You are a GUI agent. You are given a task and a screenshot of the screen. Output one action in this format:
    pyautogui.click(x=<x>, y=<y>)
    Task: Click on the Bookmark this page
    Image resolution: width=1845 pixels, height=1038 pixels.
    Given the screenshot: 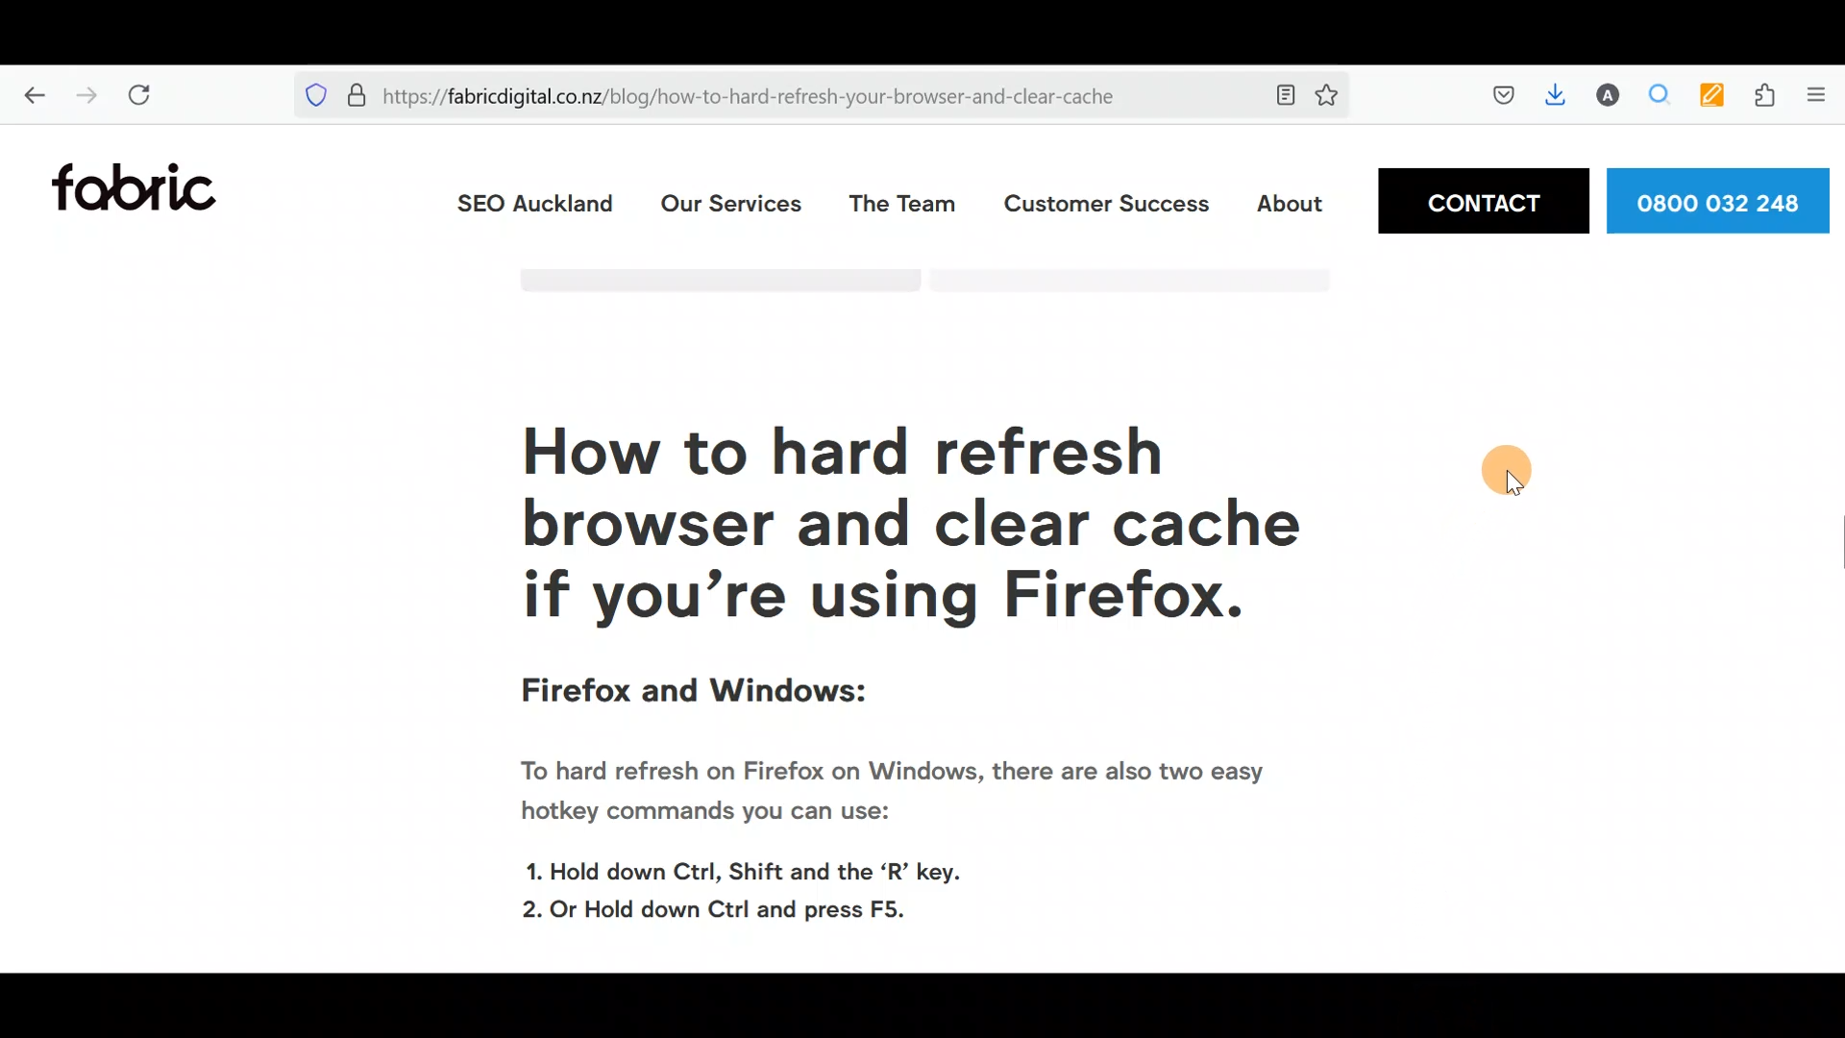 What is the action you would take?
    pyautogui.click(x=1335, y=98)
    